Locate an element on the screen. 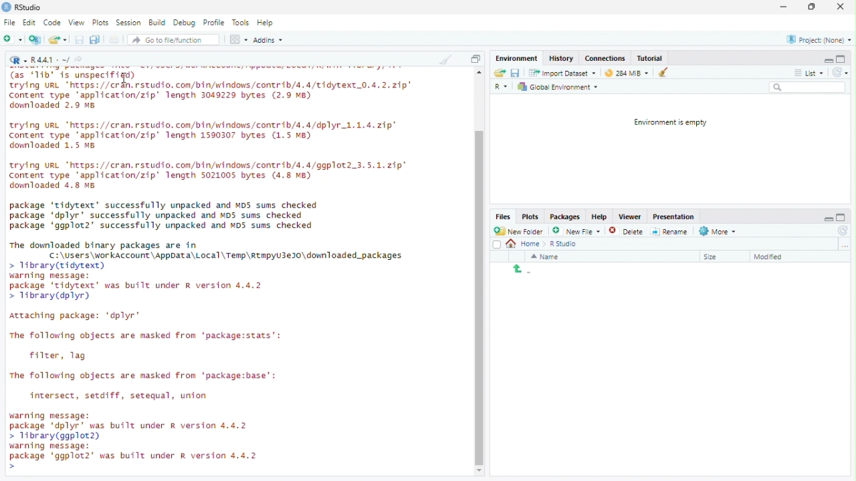 The width and height of the screenshot is (856, 481). Scroll is located at coordinates (479, 273).